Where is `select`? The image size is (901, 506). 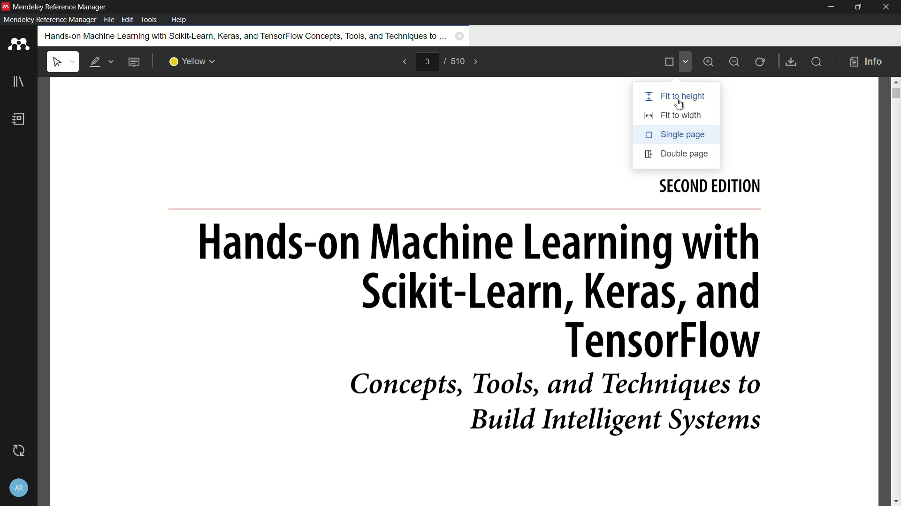
select is located at coordinates (63, 62).